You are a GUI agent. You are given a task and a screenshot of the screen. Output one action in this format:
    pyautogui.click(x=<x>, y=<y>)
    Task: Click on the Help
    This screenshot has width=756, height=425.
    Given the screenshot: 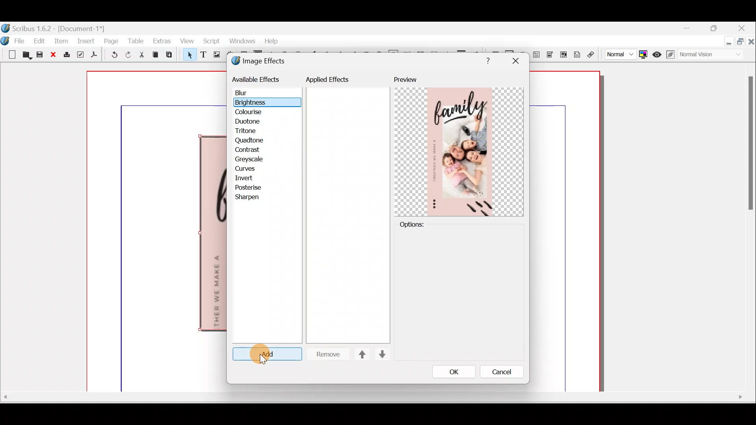 What is the action you would take?
    pyautogui.click(x=271, y=40)
    